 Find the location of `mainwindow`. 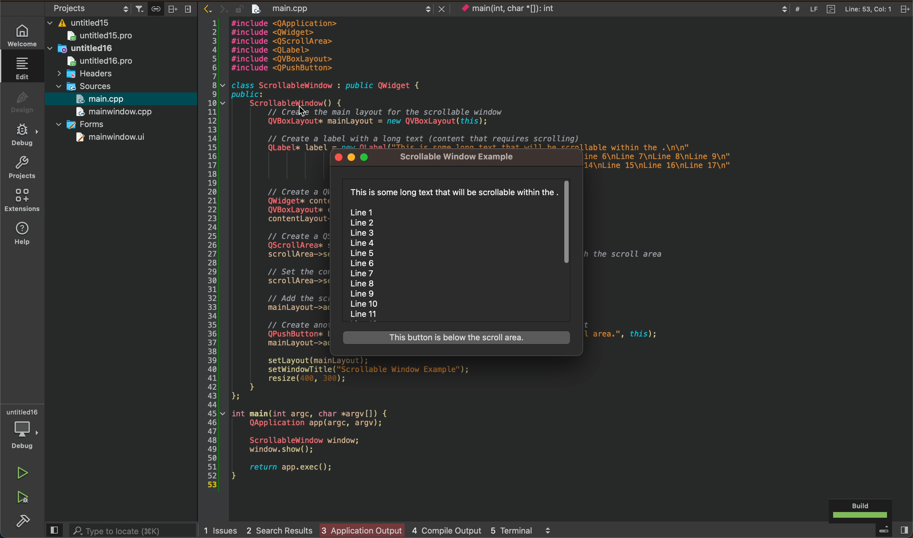

mainwindow is located at coordinates (111, 137).